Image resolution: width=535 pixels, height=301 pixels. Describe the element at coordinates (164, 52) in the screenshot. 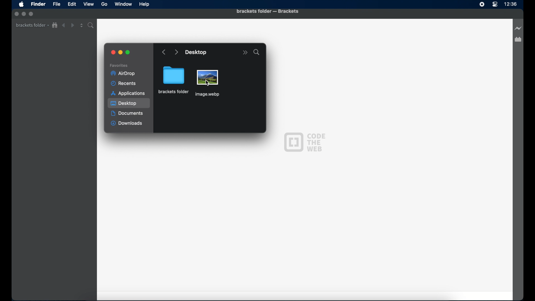

I see `go backward` at that location.